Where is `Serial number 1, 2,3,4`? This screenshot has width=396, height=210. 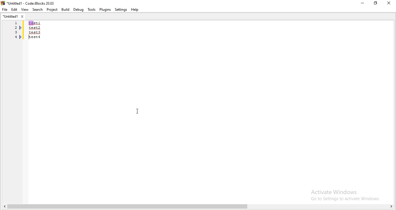 Serial number 1, 2,3,4 is located at coordinates (15, 31).